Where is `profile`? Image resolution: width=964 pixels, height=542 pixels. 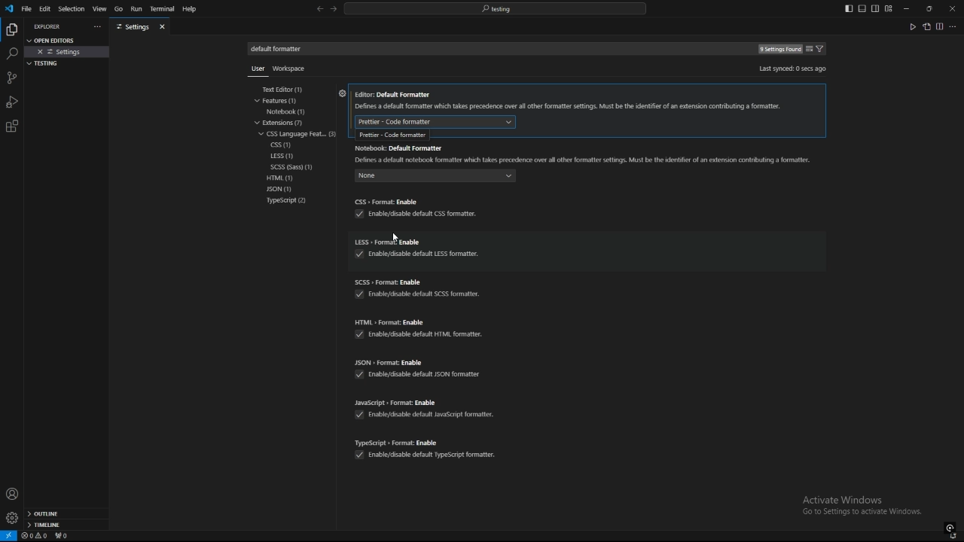 profile is located at coordinates (12, 494).